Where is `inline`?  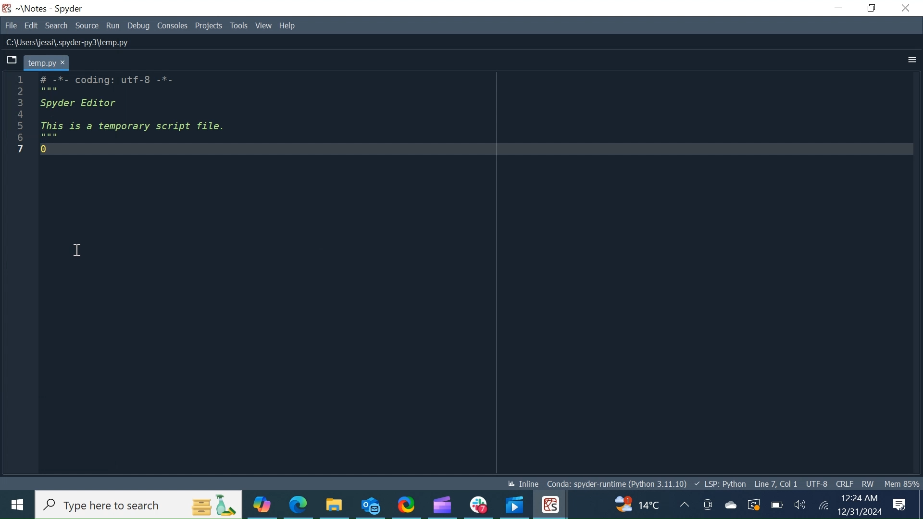 inline is located at coordinates (524, 483).